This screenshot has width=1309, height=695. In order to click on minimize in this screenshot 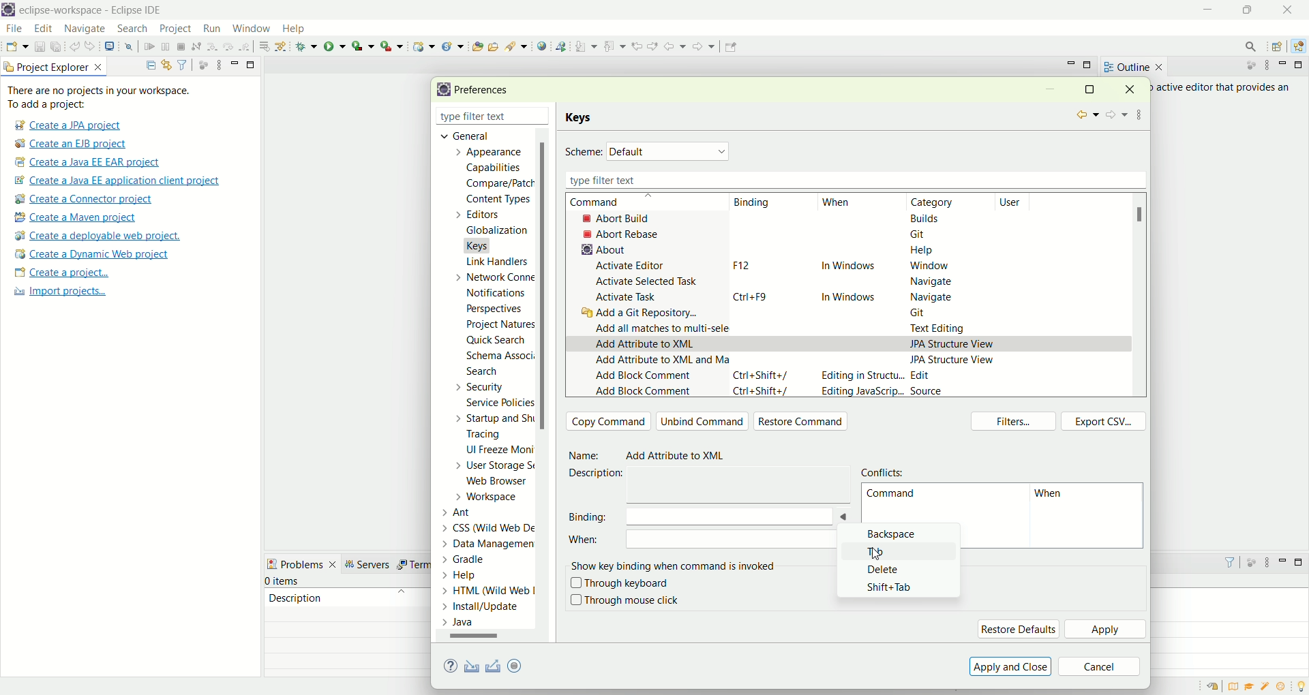, I will do `click(235, 63)`.